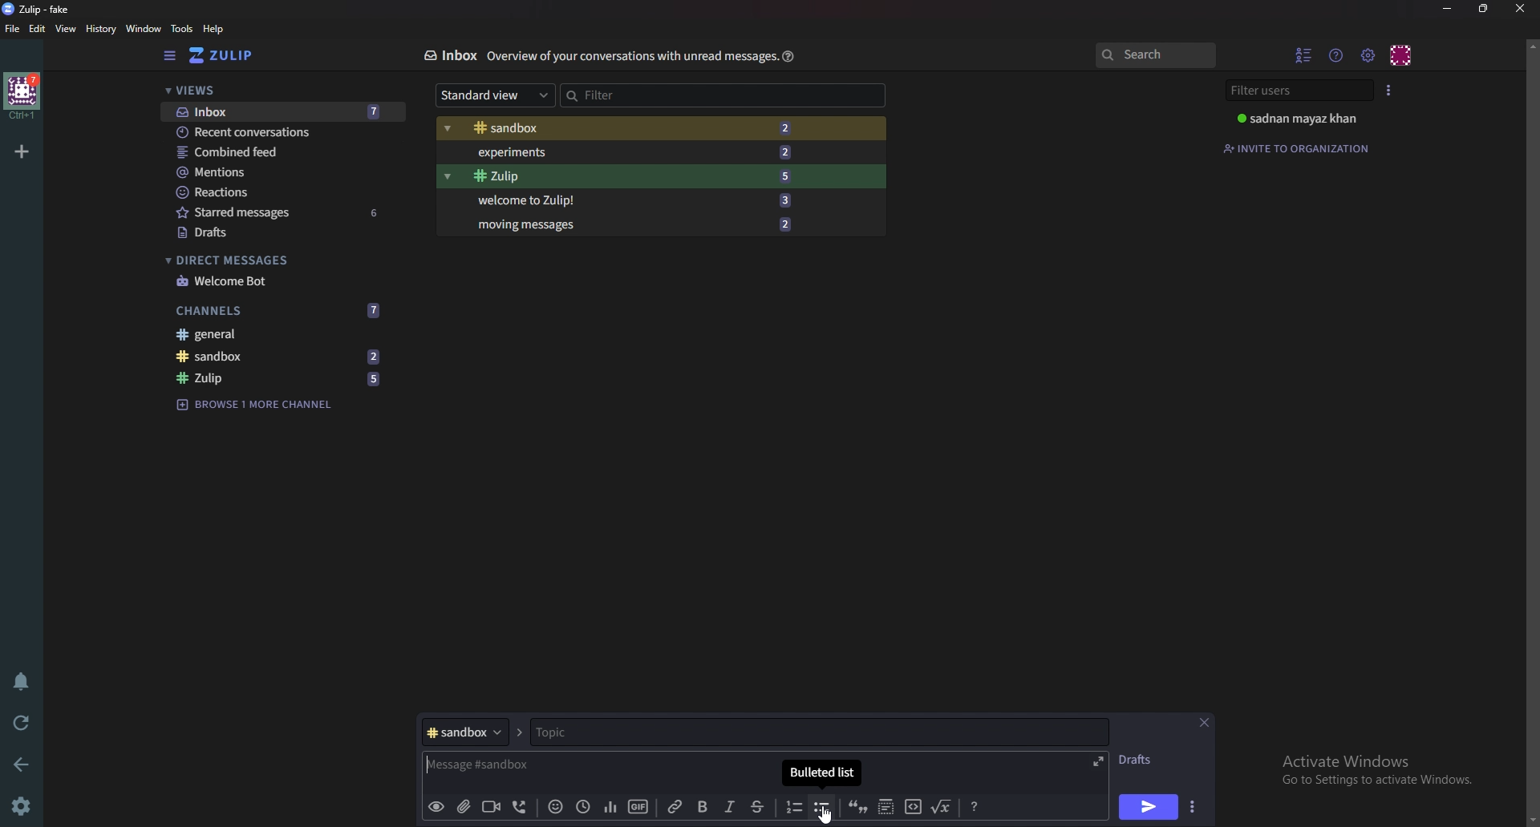 The width and height of the screenshot is (1540, 827). Describe the element at coordinates (278, 355) in the screenshot. I see `Sandbox` at that location.